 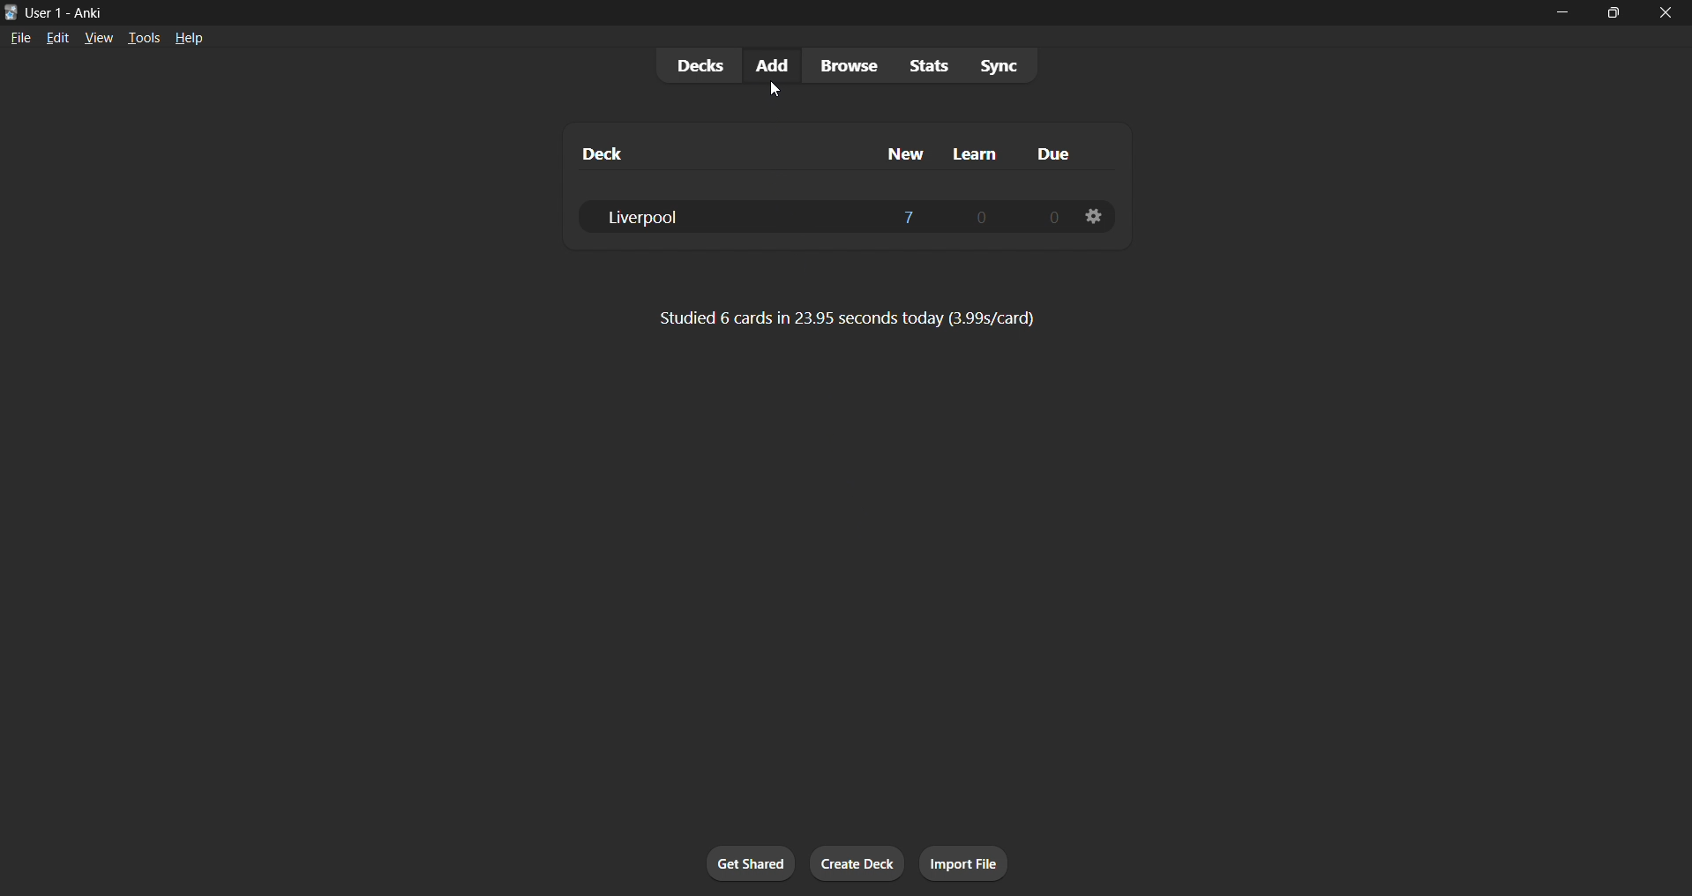 What do you see at coordinates (1055, 156) in the screenshot?
I see `due column` at bounding box center [1055, 156].